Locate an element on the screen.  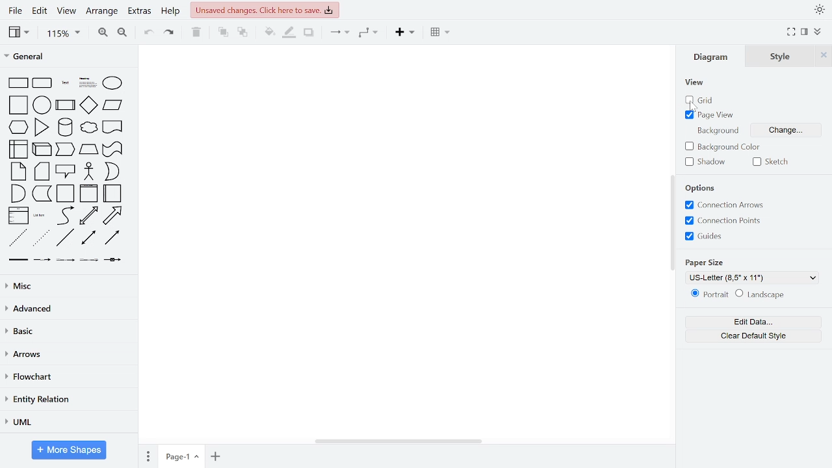
line is located at coordinates (66, 239).